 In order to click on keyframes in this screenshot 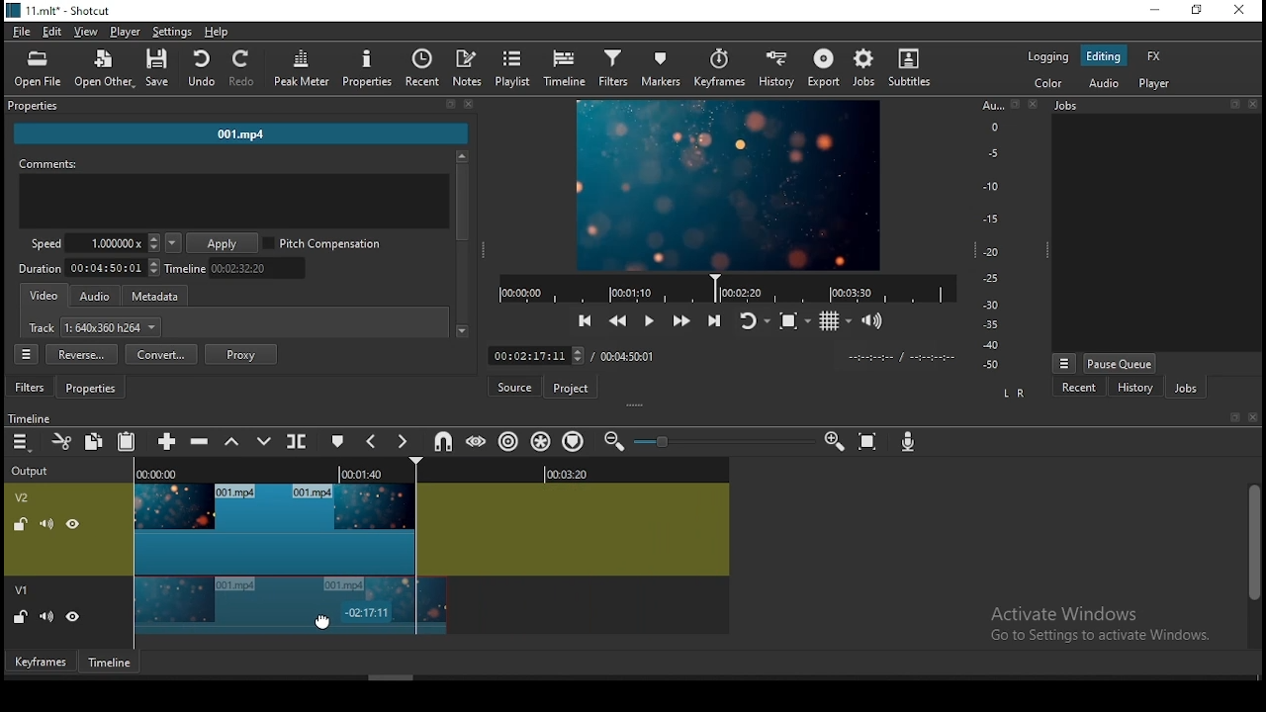, I will do `click(722, 69)`.